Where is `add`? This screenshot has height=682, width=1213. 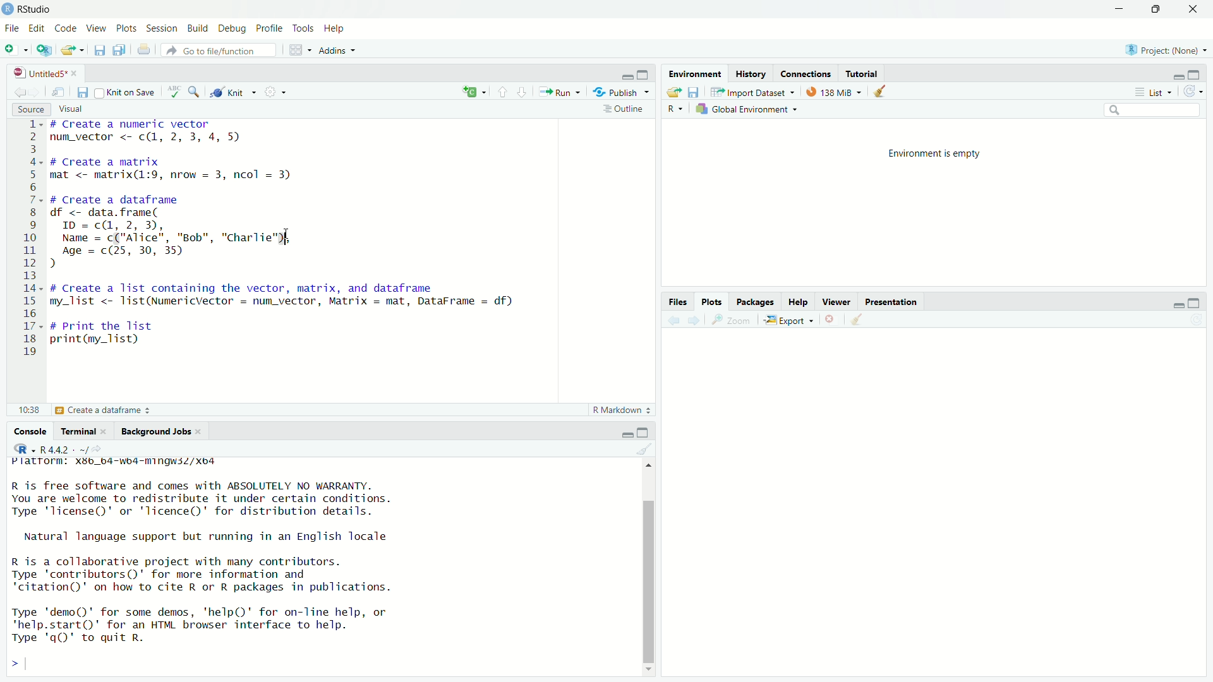
add is located at coordinates (16, 52).